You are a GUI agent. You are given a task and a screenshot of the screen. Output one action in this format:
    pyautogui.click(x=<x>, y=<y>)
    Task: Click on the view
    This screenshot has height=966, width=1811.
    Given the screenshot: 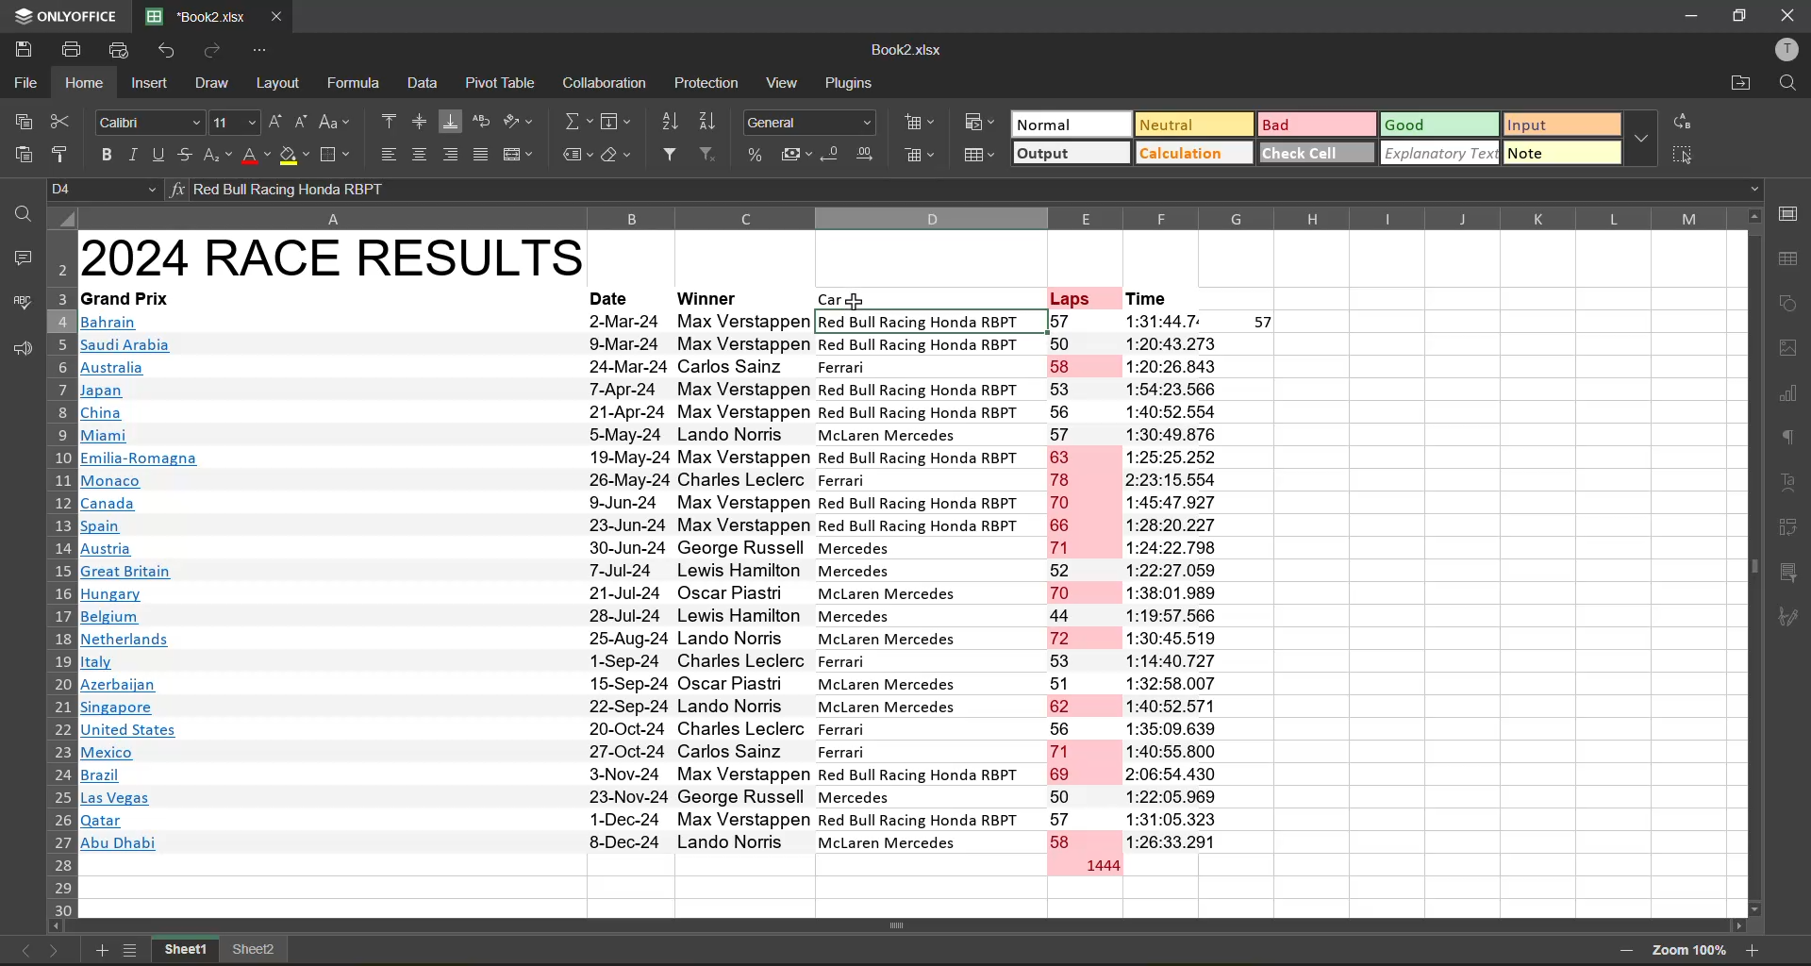 What is the action you would take?
    pyautogui.click(x=787, y=82)
    